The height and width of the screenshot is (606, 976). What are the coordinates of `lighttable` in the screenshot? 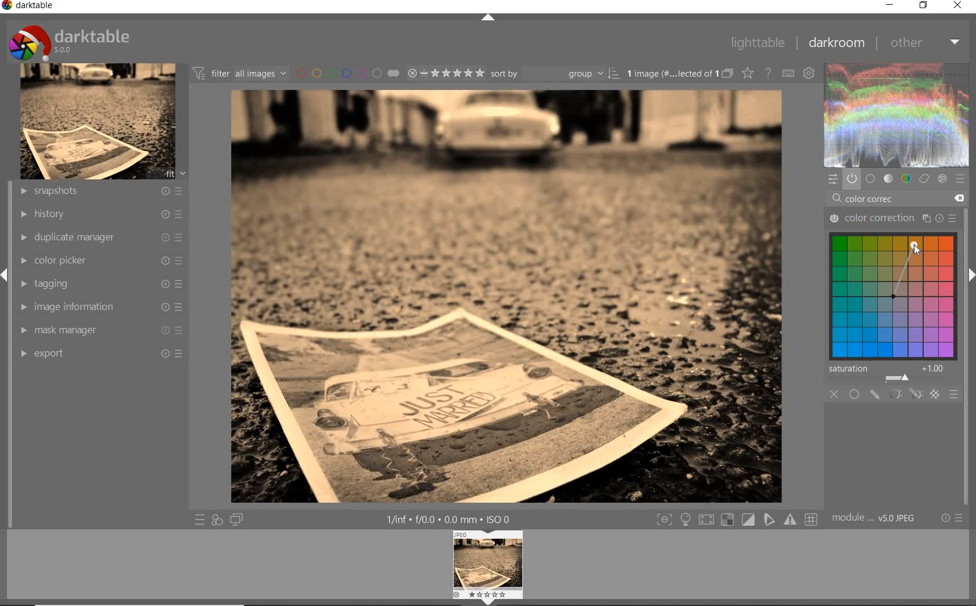 It's located at (758, 43).